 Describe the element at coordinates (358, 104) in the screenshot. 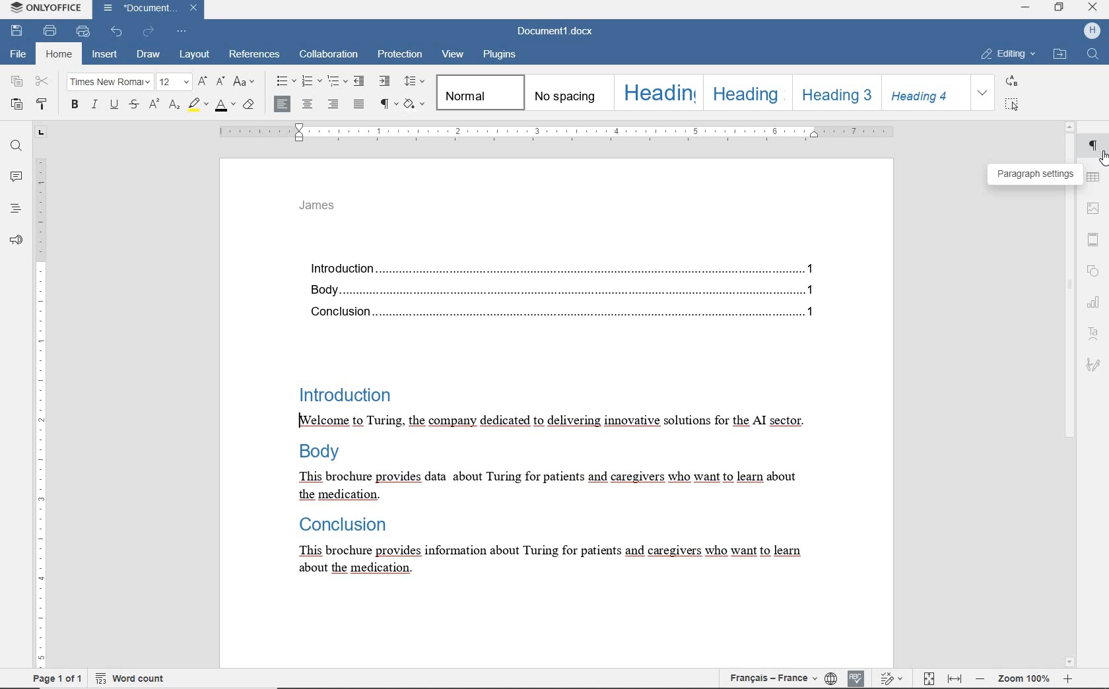

I see `justified` at that location.